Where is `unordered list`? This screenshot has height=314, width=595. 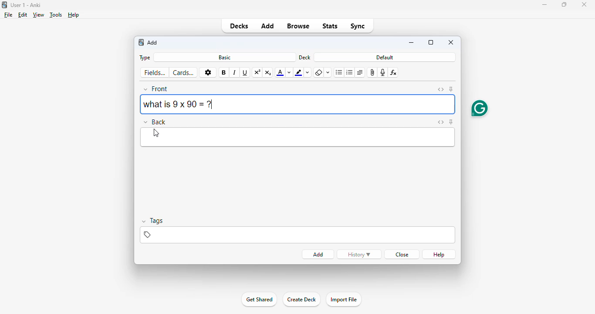
unordered list is located at coordinates (339, 73).